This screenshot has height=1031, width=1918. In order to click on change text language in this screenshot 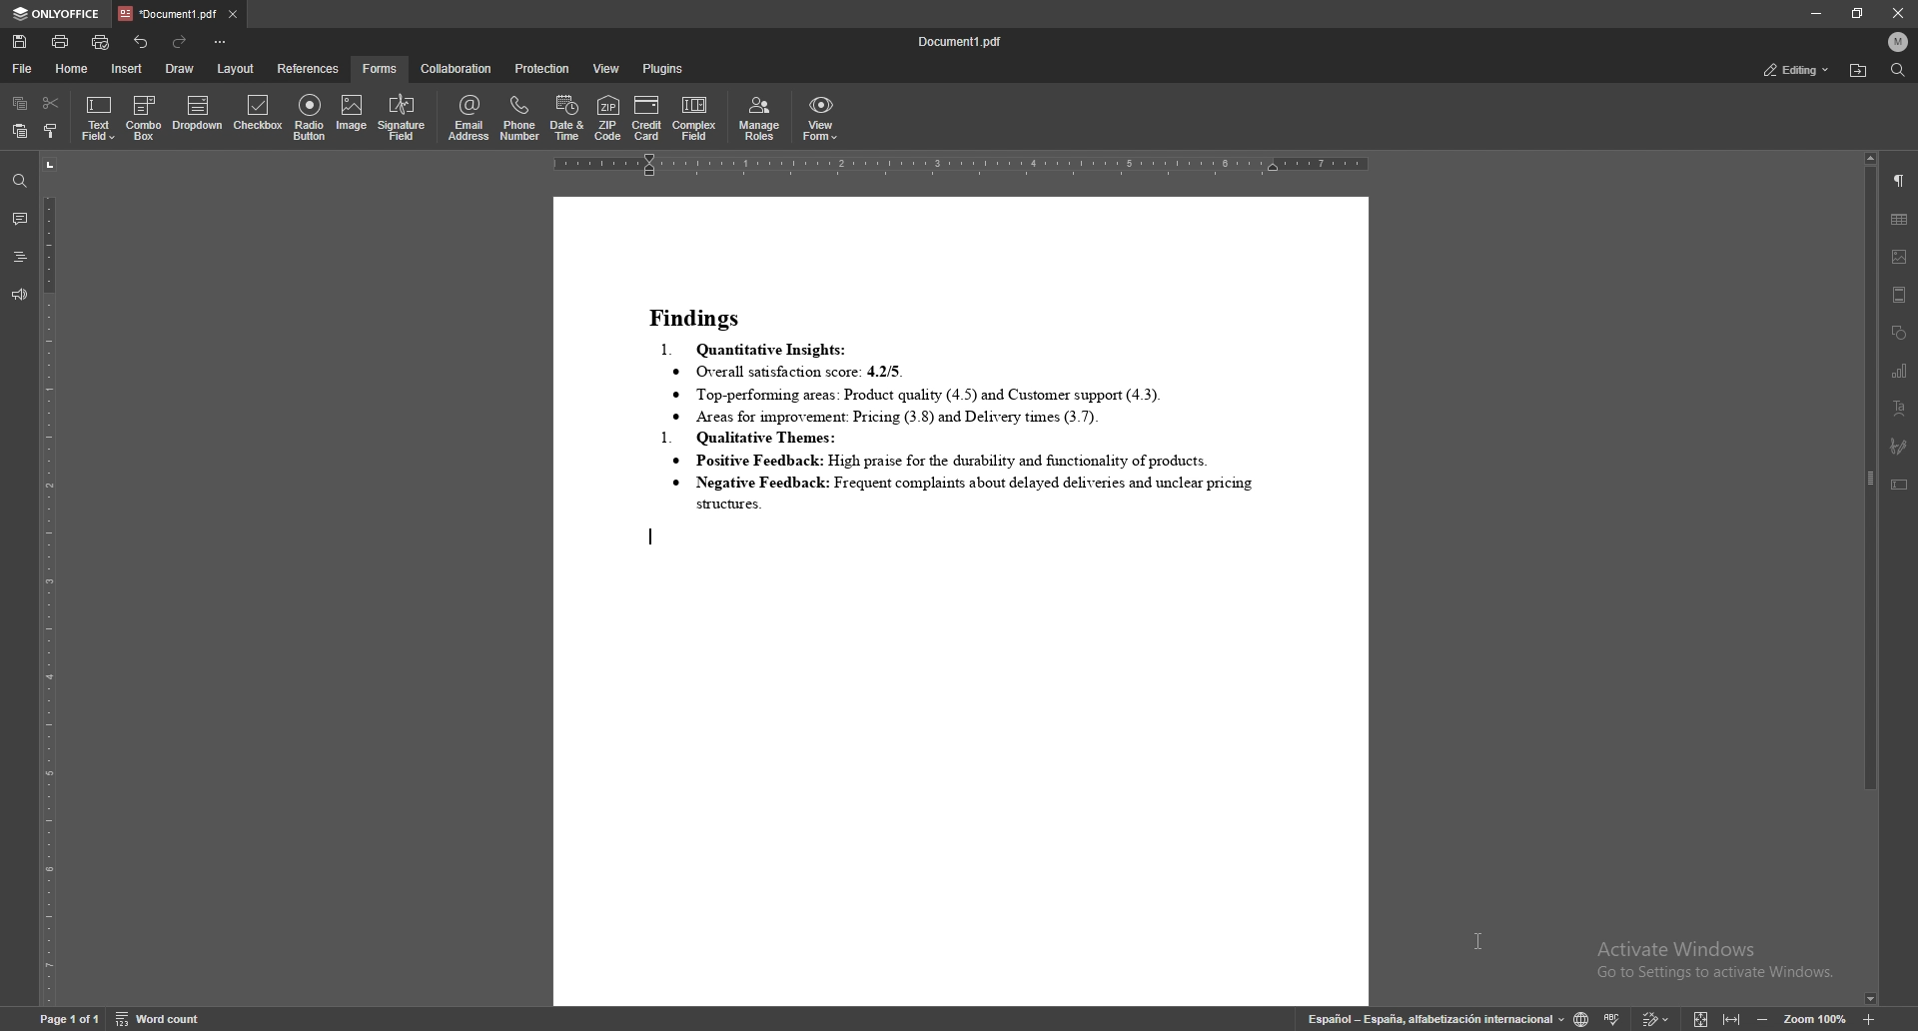, I will do `click(1578, 1019)`.